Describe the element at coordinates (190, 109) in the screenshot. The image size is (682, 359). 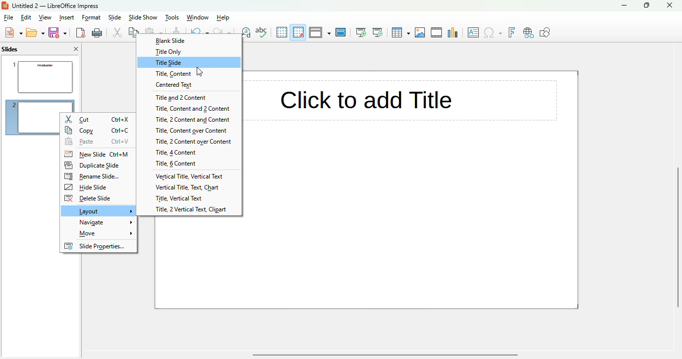
I see `title, content and 2 content` at that location.